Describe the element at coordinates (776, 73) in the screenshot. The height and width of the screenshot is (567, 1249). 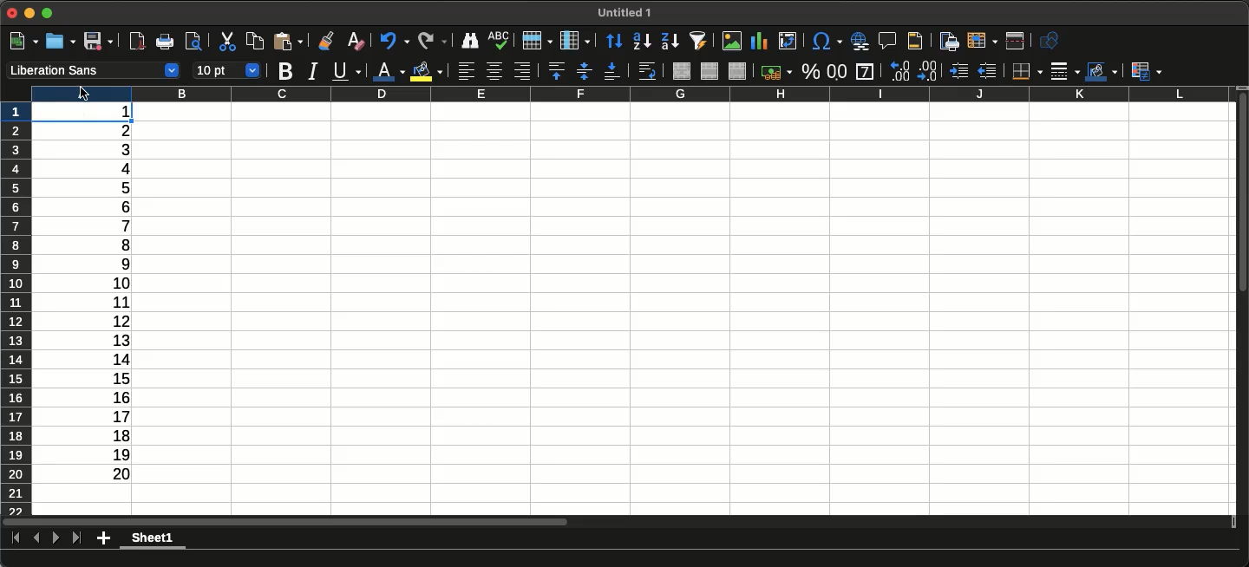
I see `Currency` at that location.